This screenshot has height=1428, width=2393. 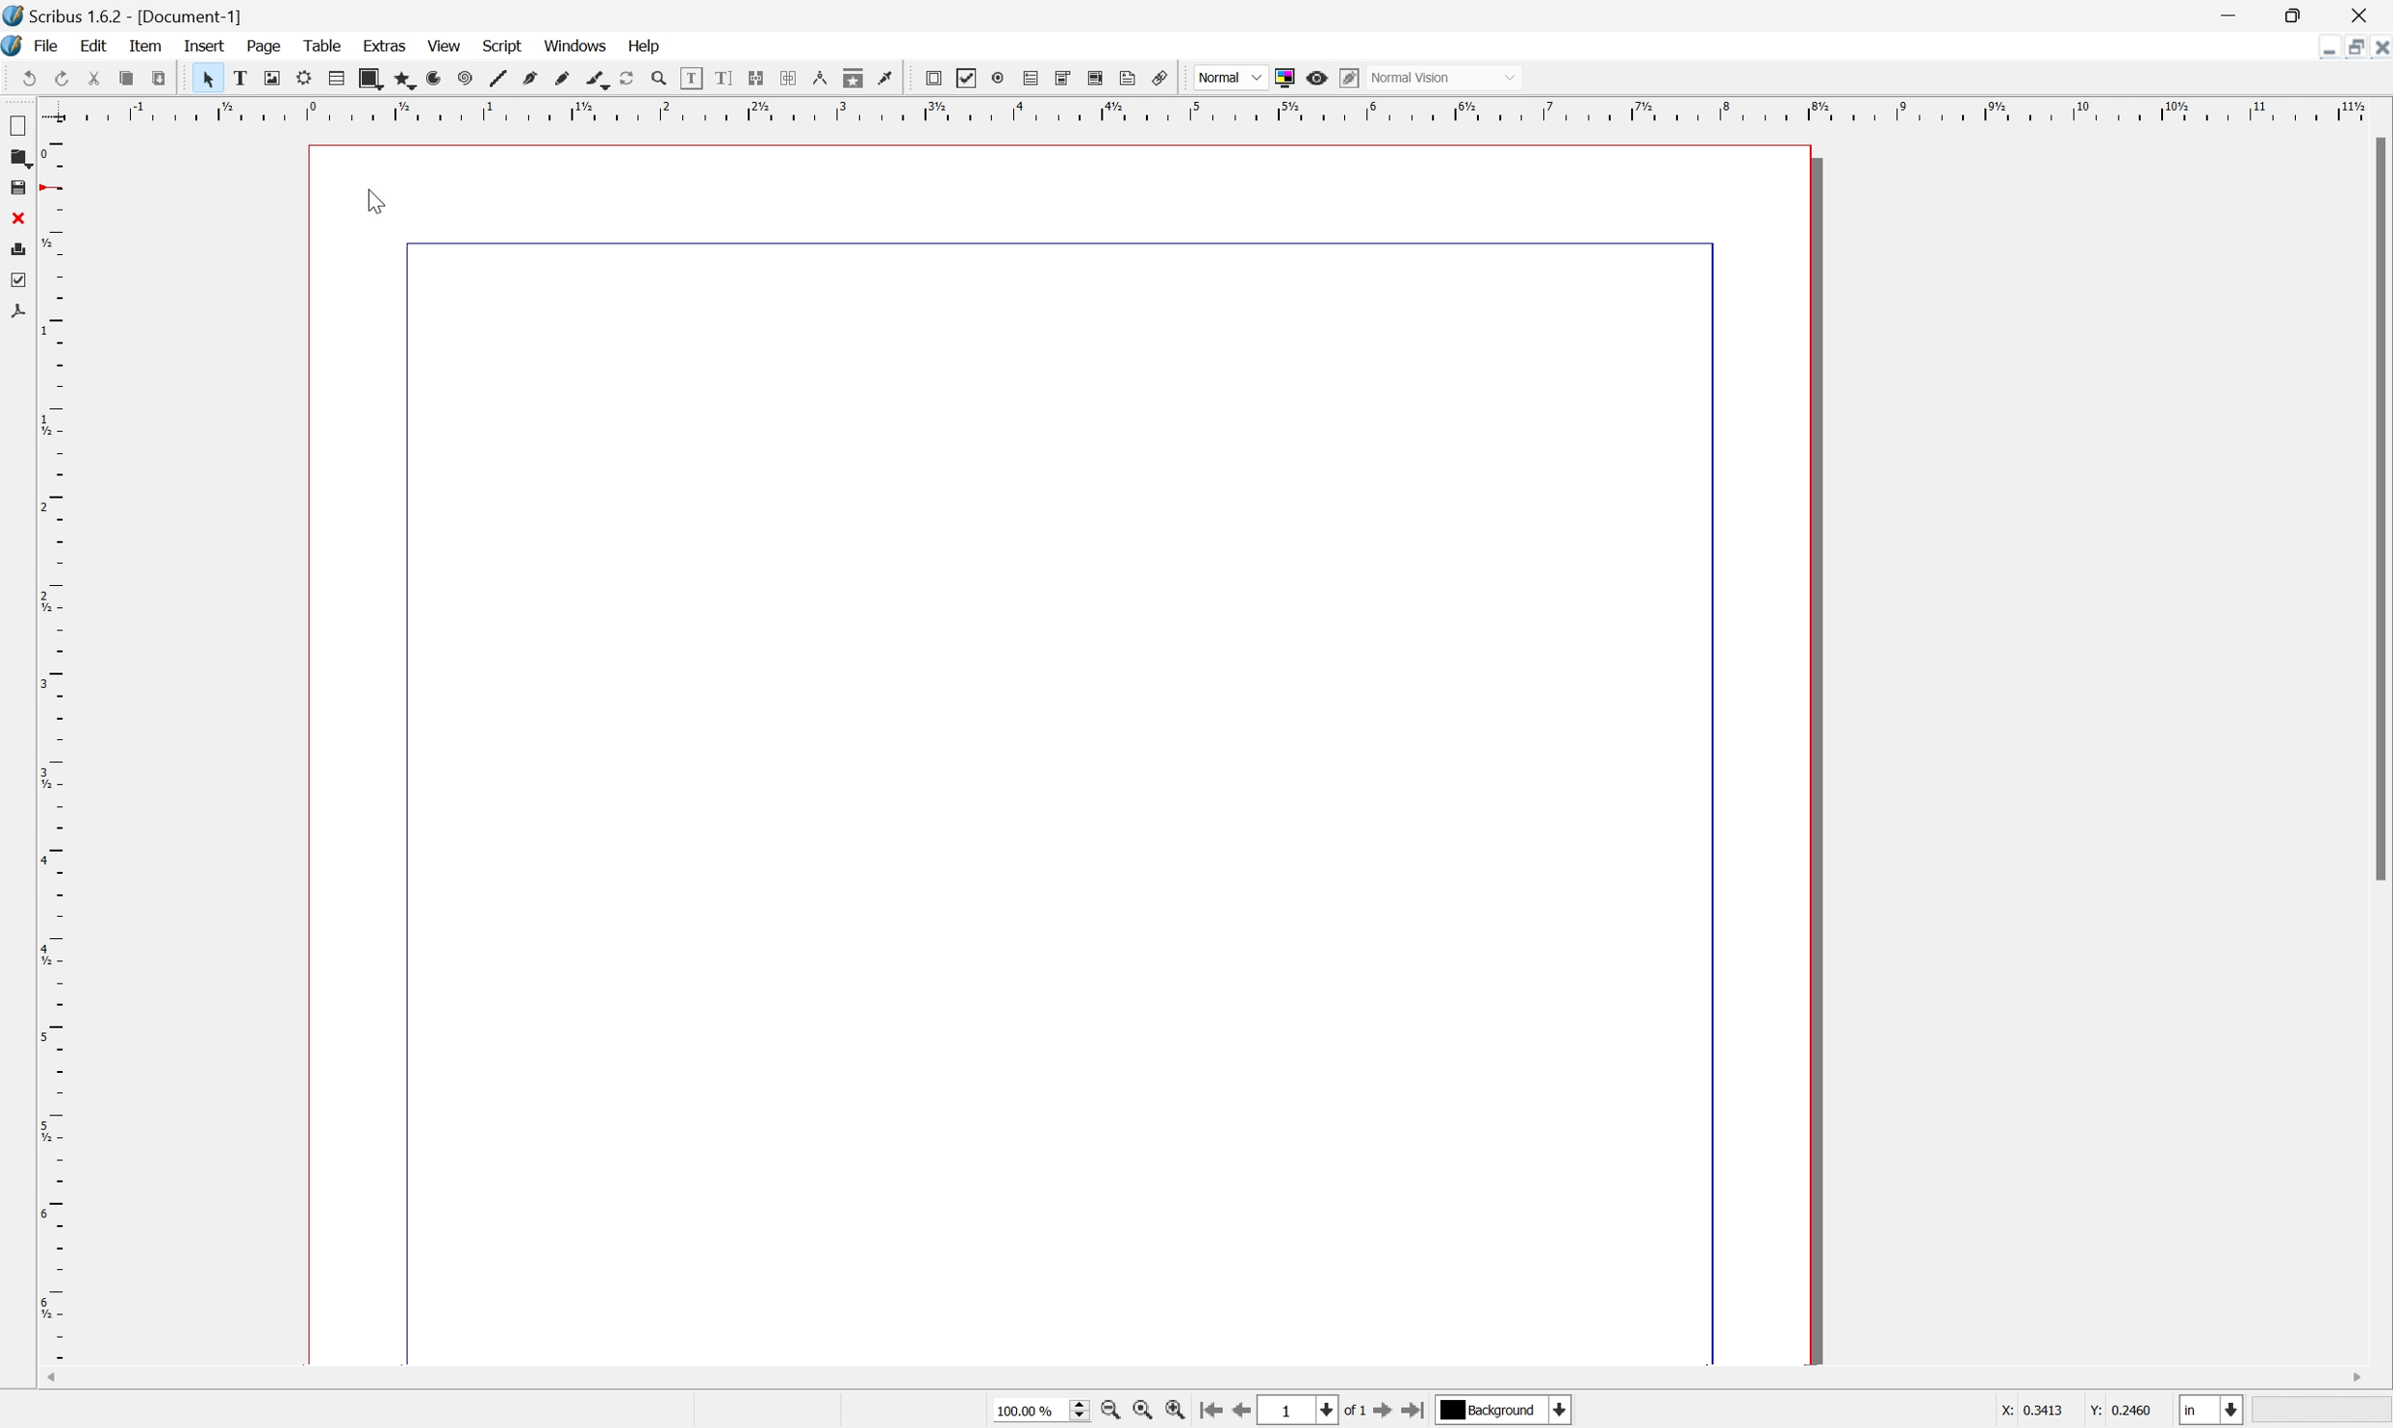 What do you see at coordinates (1000, 78) in the screenshot?
I see `link text frames` at bounding box center [1000, 78].